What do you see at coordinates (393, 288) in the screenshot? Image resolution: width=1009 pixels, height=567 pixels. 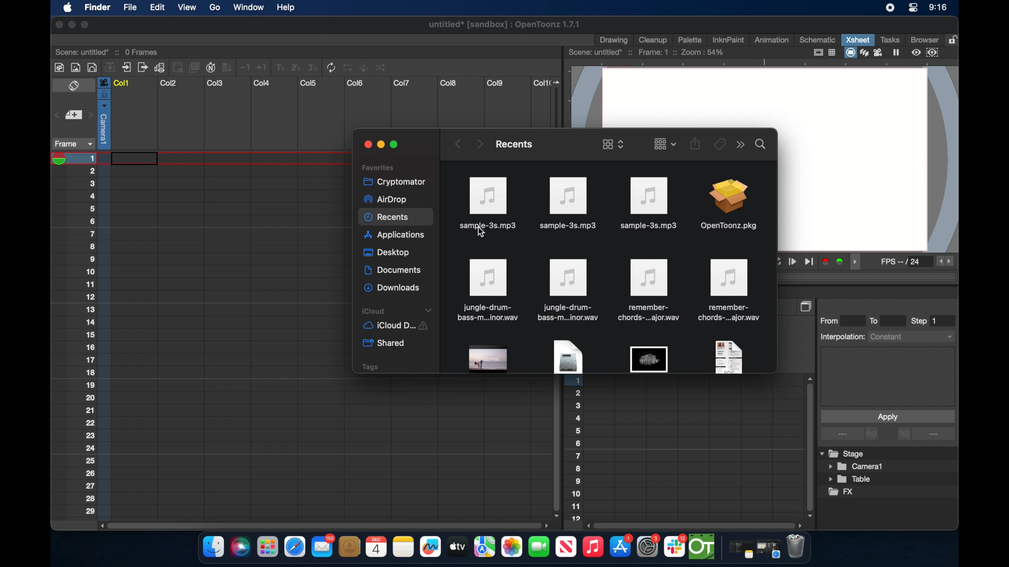 I see `downloads` at bounding box center [393, 288].